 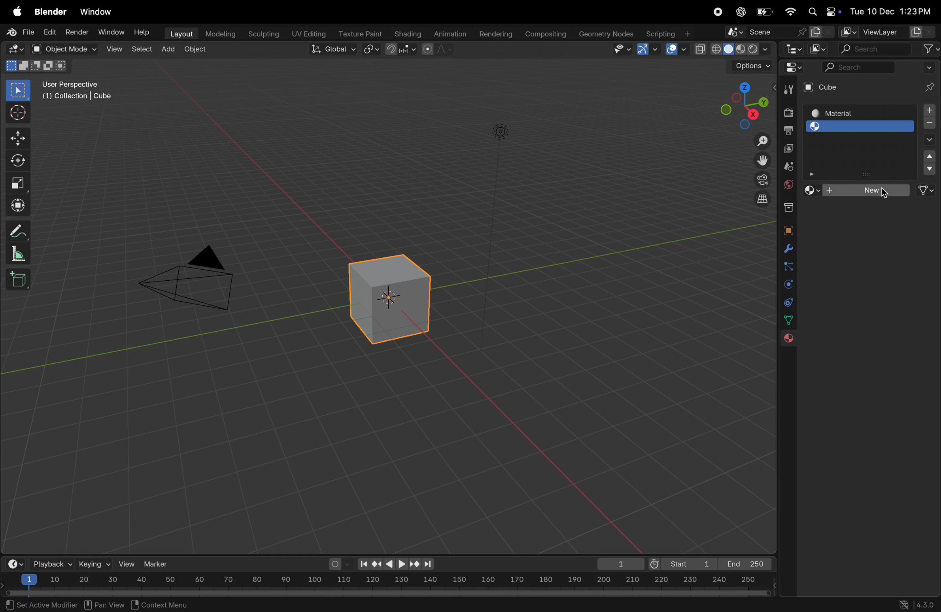 What do you see at coordinates (788, 166) in the screenshot?
I see `scene` at bounding box center [788, 166].